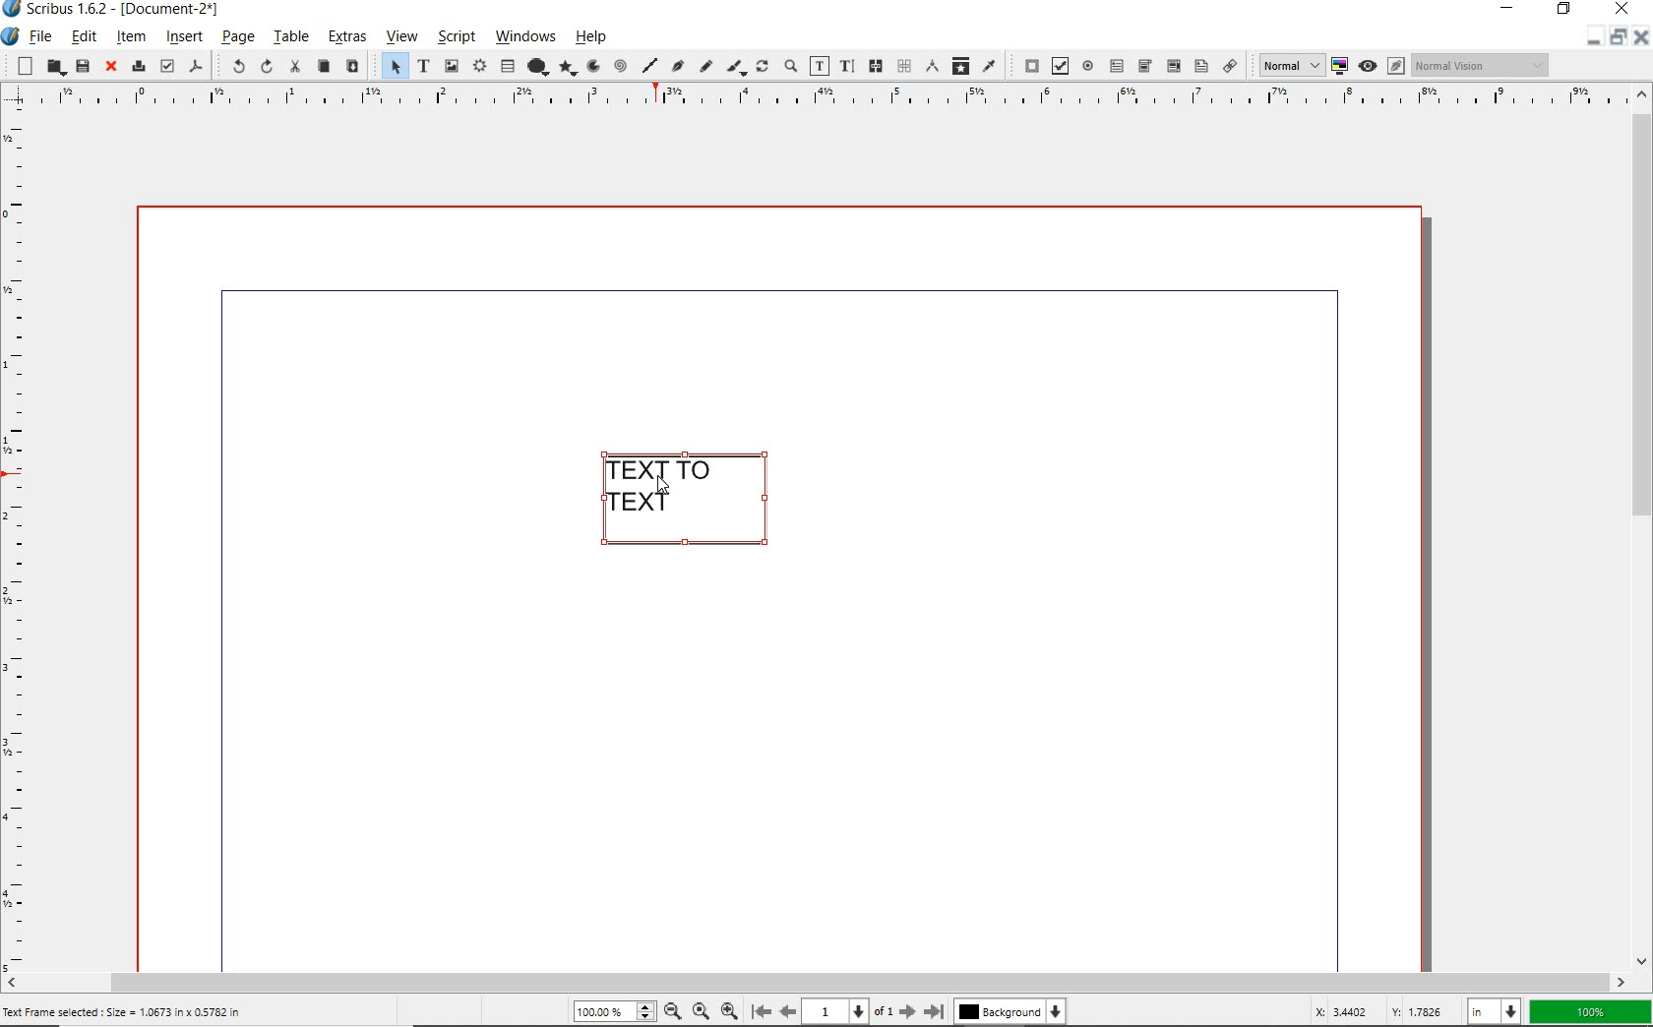 This screenshot has height=1027, width=1653. What do you see at coordinates (704, 1011) in the screenshot?
I see `zoom to` at bounding box center [704, 1011].